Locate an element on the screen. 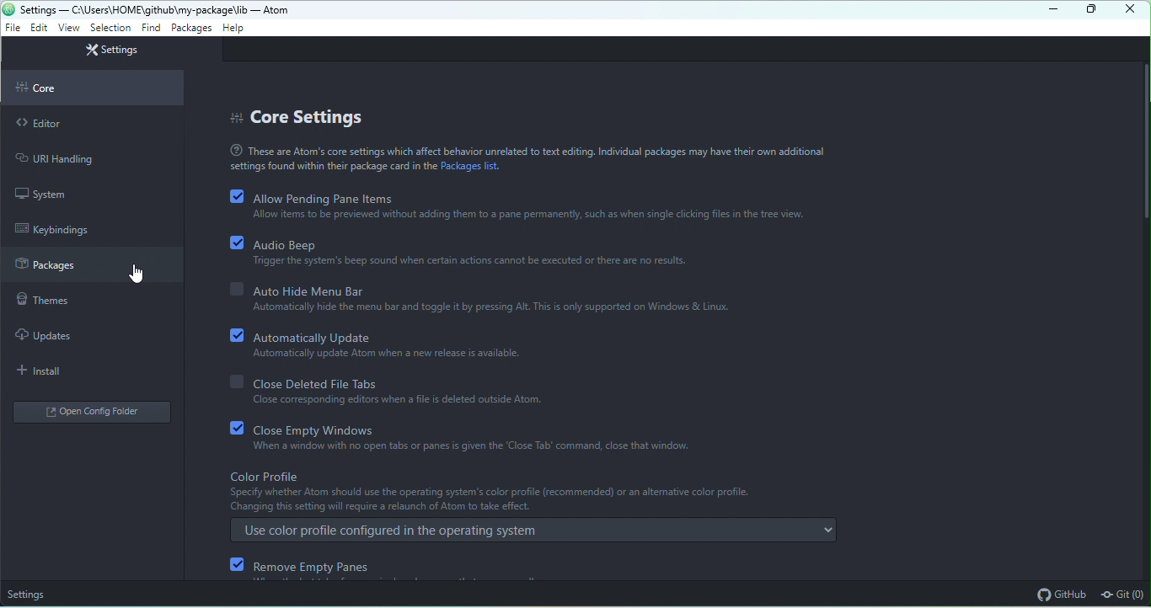  system is located at coordinates (52, 195).